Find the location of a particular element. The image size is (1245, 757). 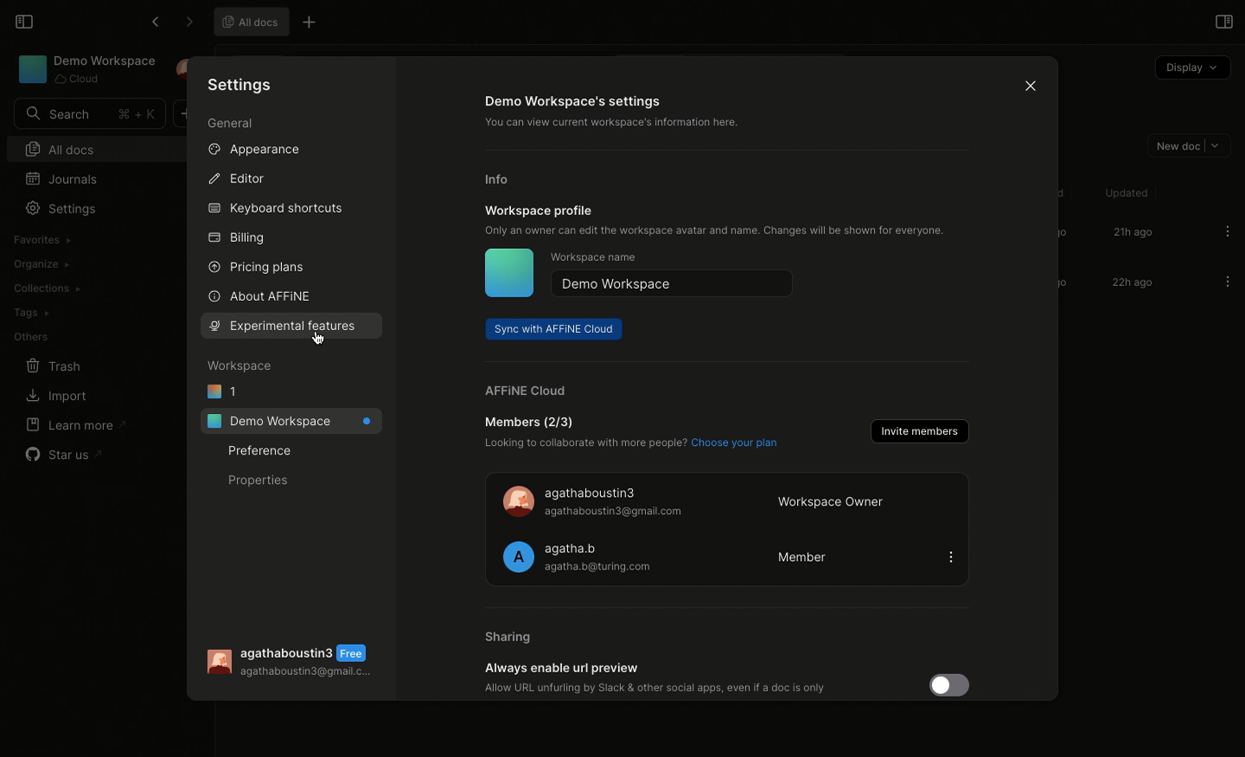

Settings is located at coordinates (60, 208).